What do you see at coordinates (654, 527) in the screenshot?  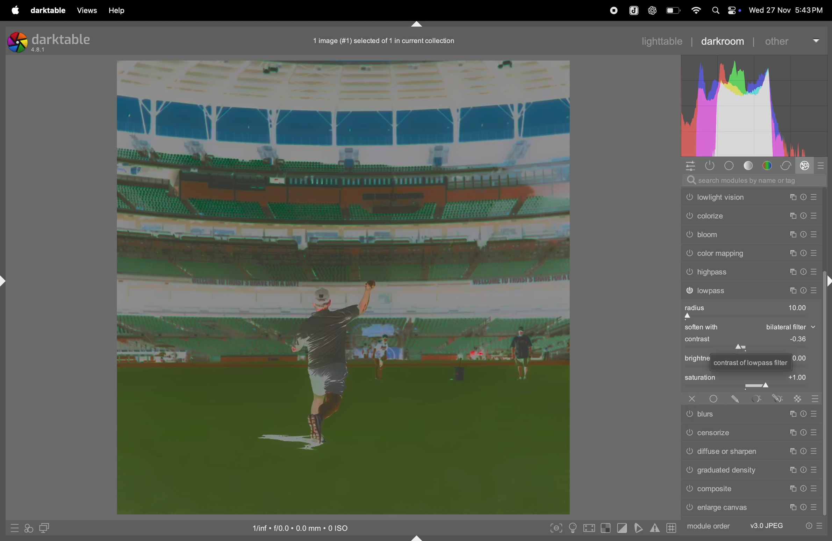 I see `indicators` at bounding box center [654, 527].